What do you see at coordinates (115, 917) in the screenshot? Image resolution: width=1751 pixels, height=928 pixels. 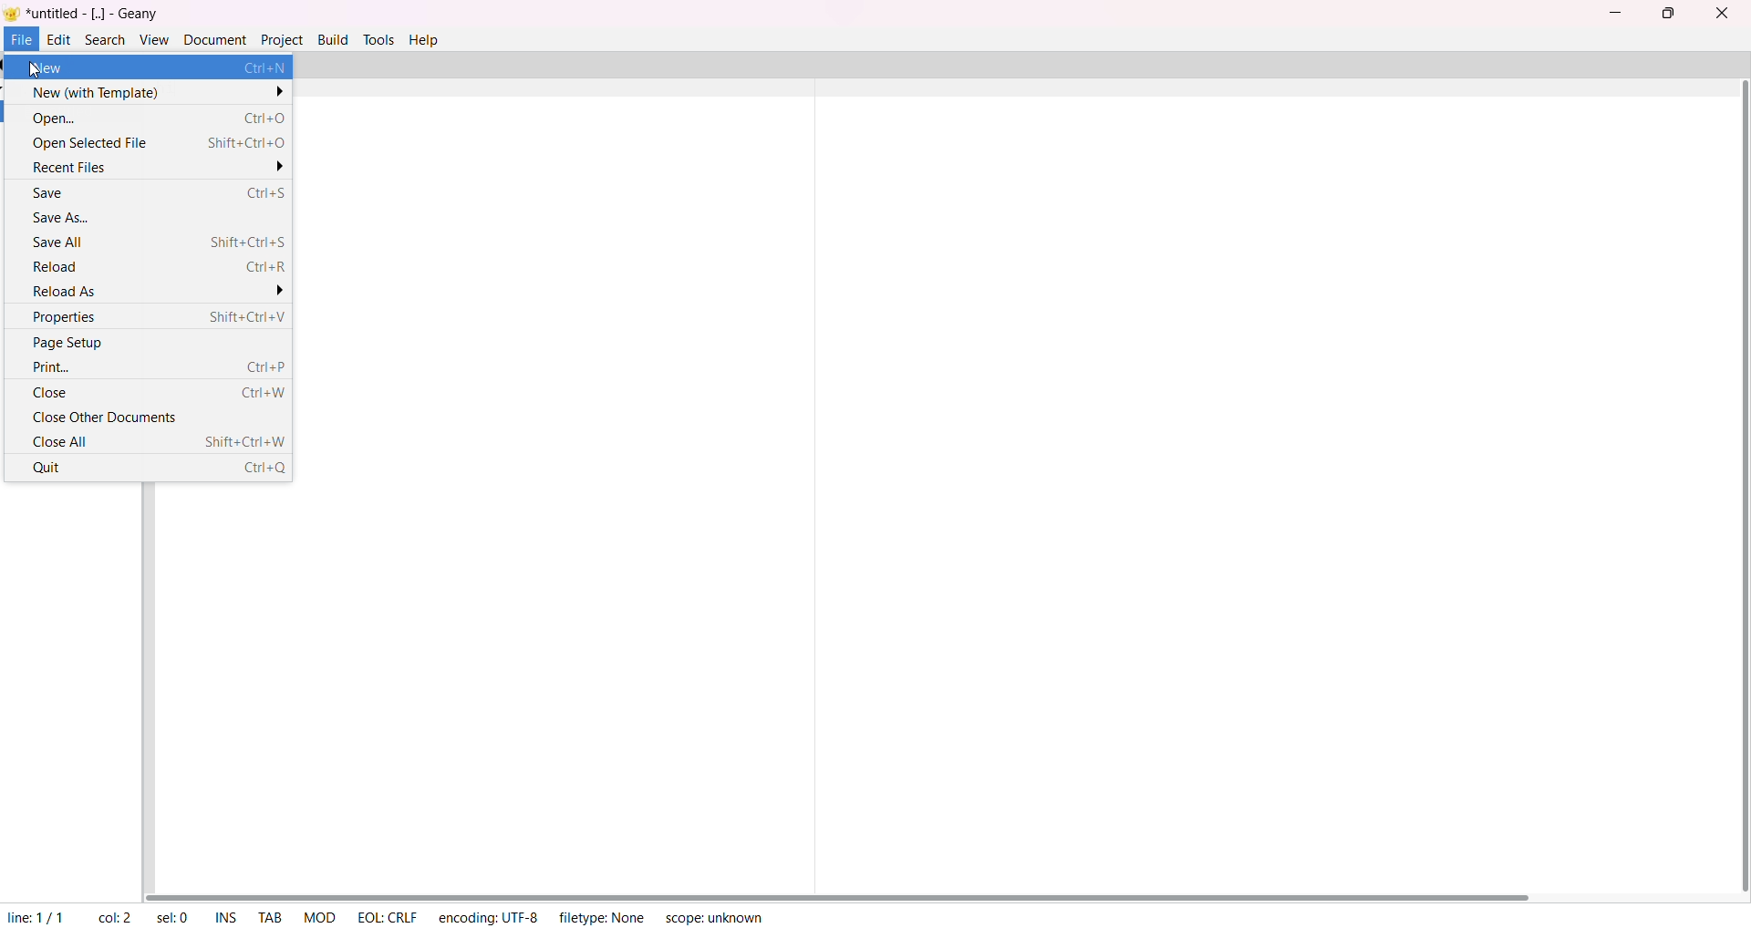 I see `col: 2` at bounding box center [115, 917].